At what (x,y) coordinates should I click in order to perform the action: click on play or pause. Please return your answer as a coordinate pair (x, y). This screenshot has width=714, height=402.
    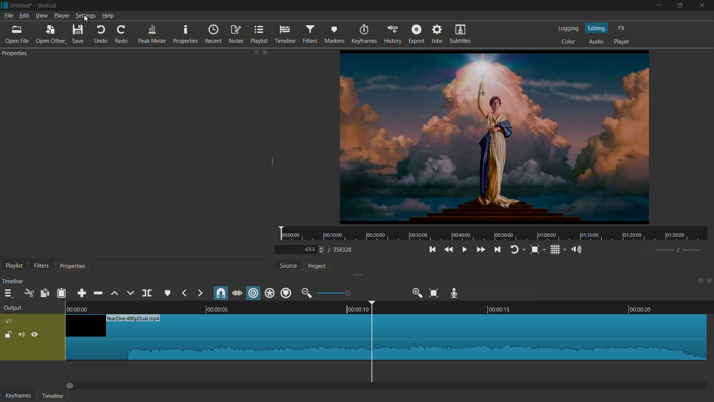
    Looking at the image, I should click on (464, 249).